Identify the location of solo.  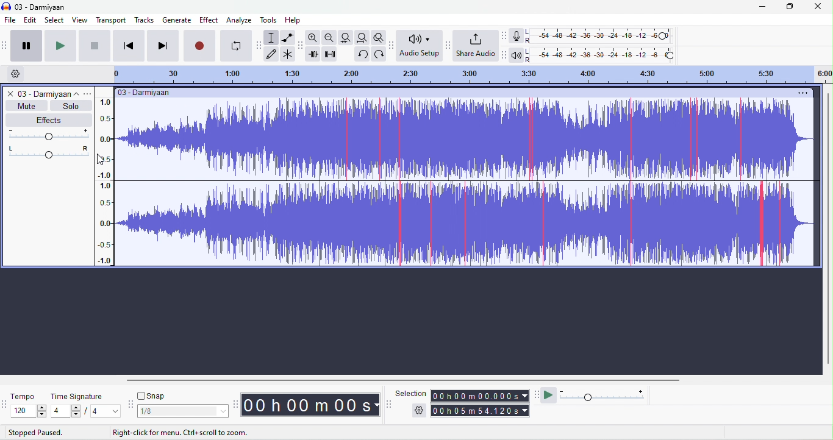
(71, 106).